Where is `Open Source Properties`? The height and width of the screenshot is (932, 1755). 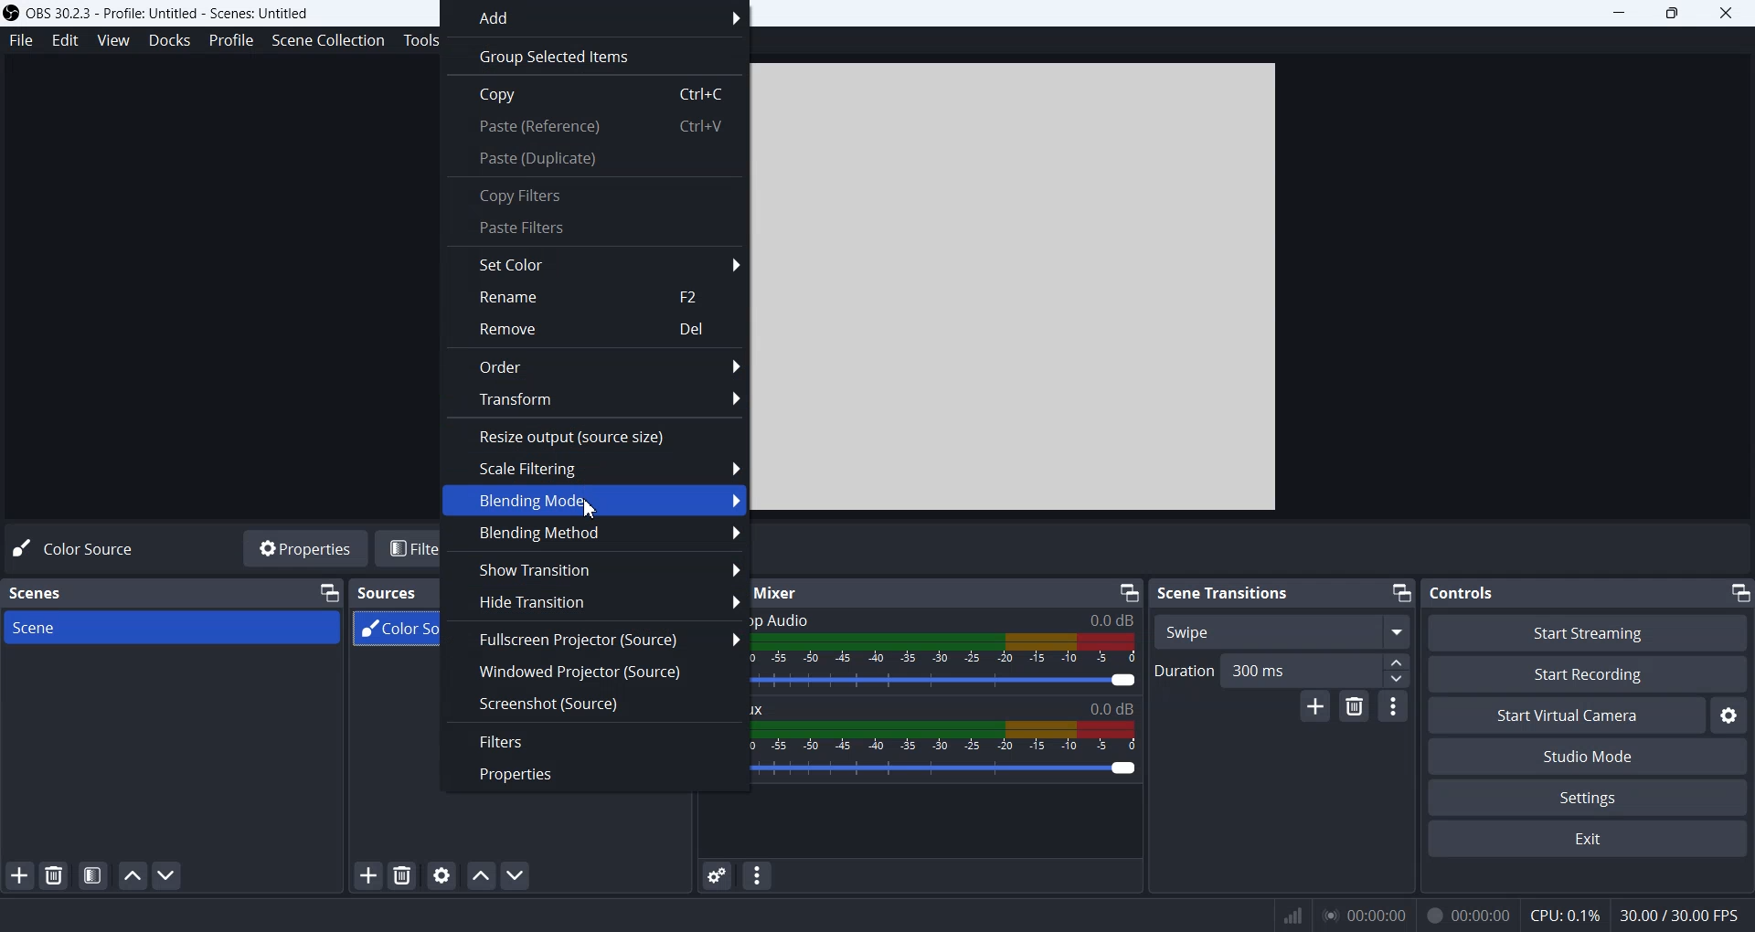 Open Source Properties is located at coordinates (441, 875).